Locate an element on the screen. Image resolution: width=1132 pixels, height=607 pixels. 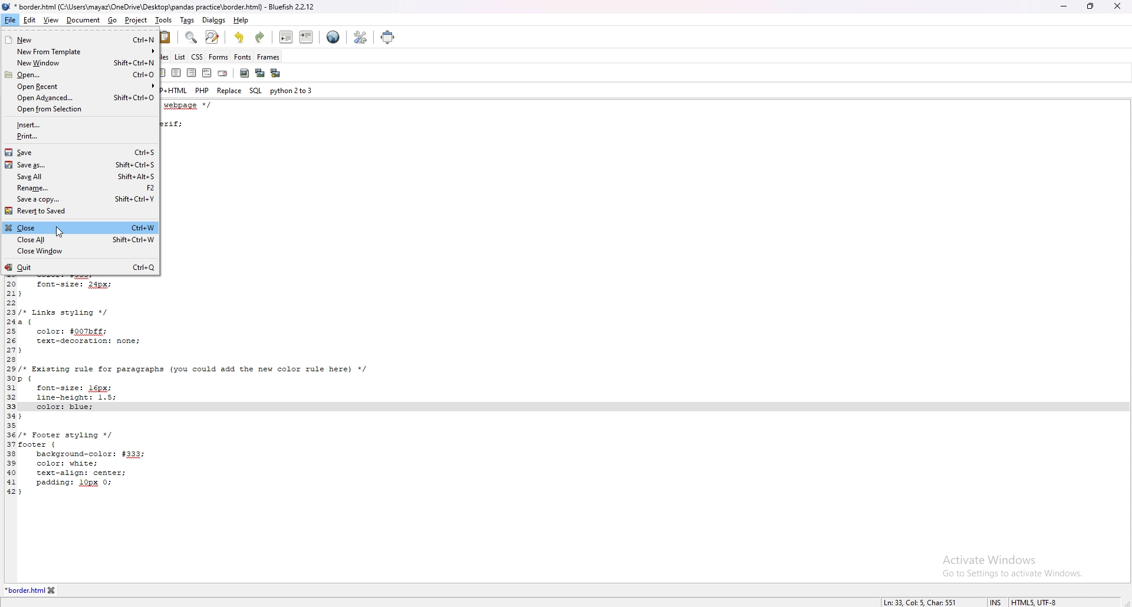
close tab is located at coordinates (52, 590).